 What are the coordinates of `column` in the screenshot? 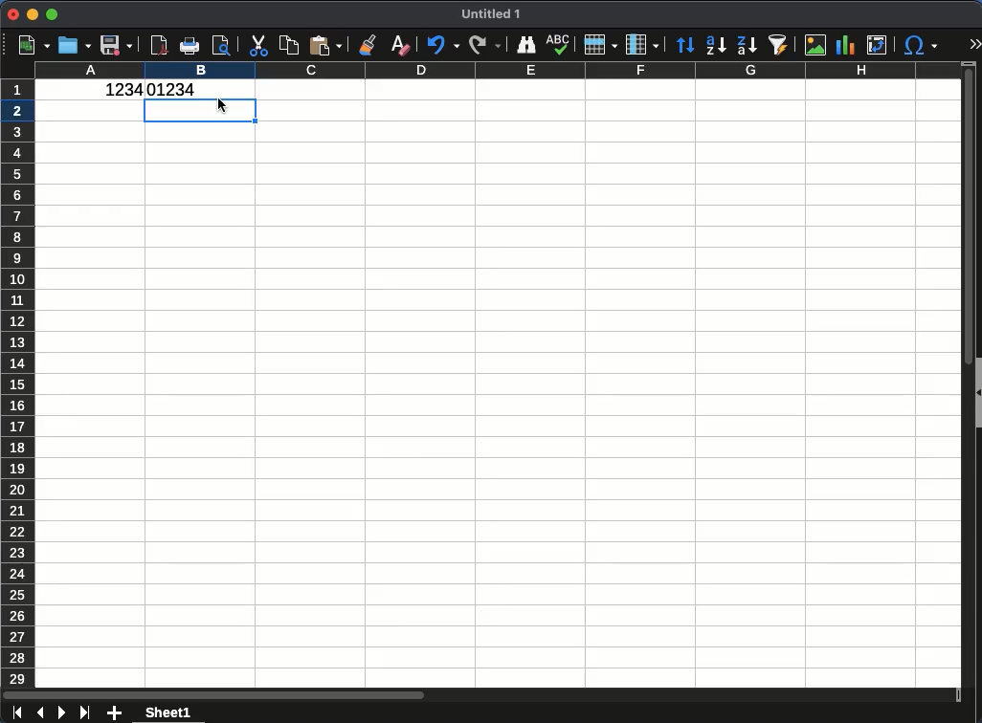 It's located at (640, 45).